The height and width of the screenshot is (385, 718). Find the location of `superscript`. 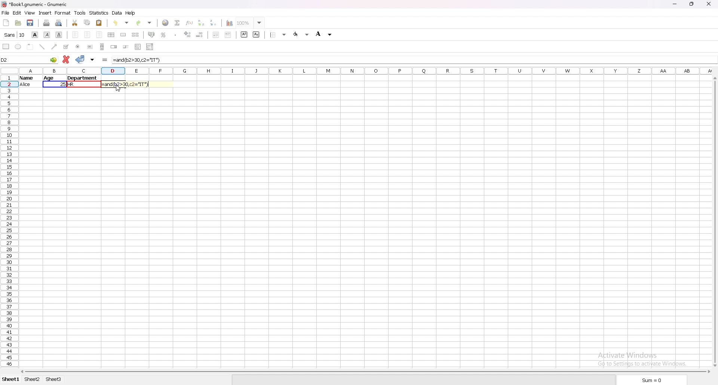

superscript is located at coordinates (244, 34).